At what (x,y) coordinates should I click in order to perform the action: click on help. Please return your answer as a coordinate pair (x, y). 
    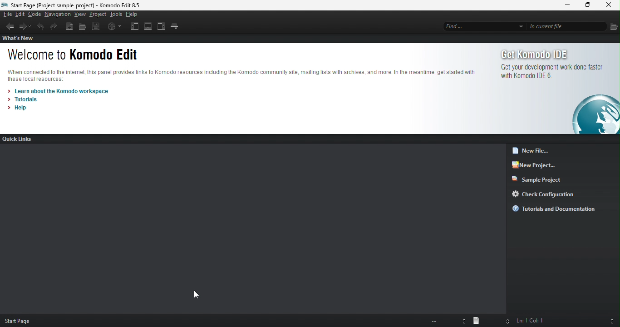
    Looking at the image, I should click on (19, 107).